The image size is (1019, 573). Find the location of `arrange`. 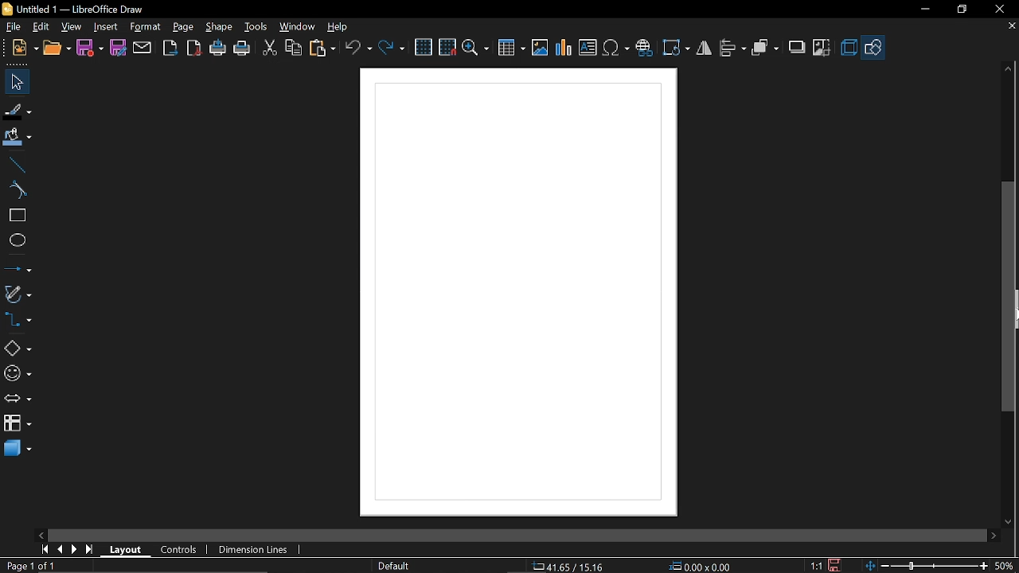

arrange is located at coordinates (763, 48).